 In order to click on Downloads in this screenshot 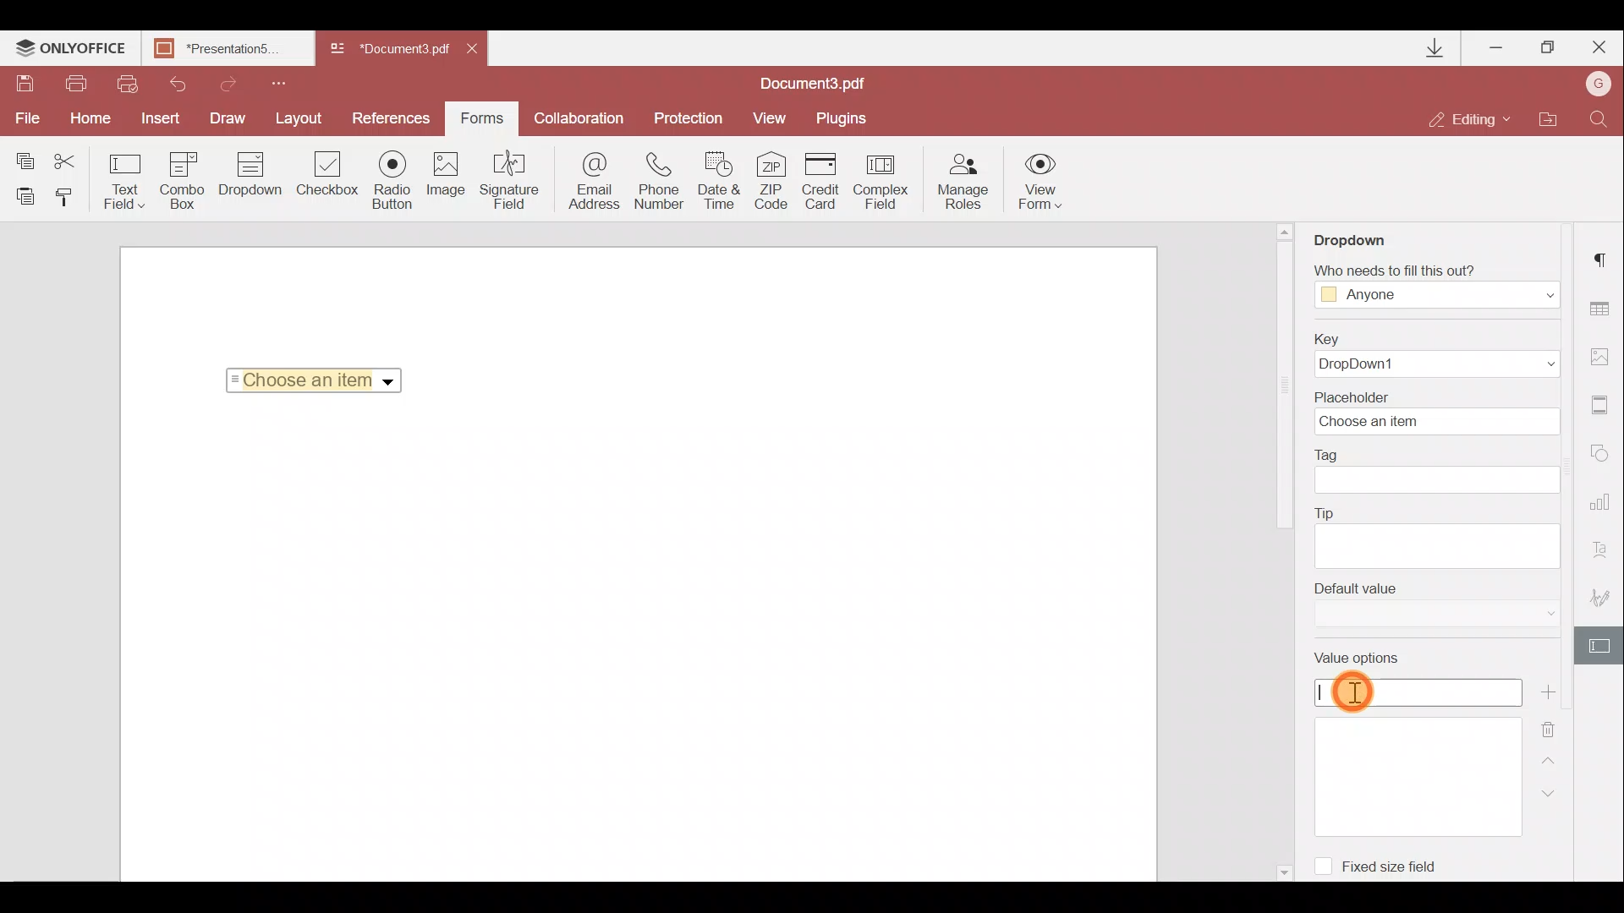, I will do `click(1436, 48)`.